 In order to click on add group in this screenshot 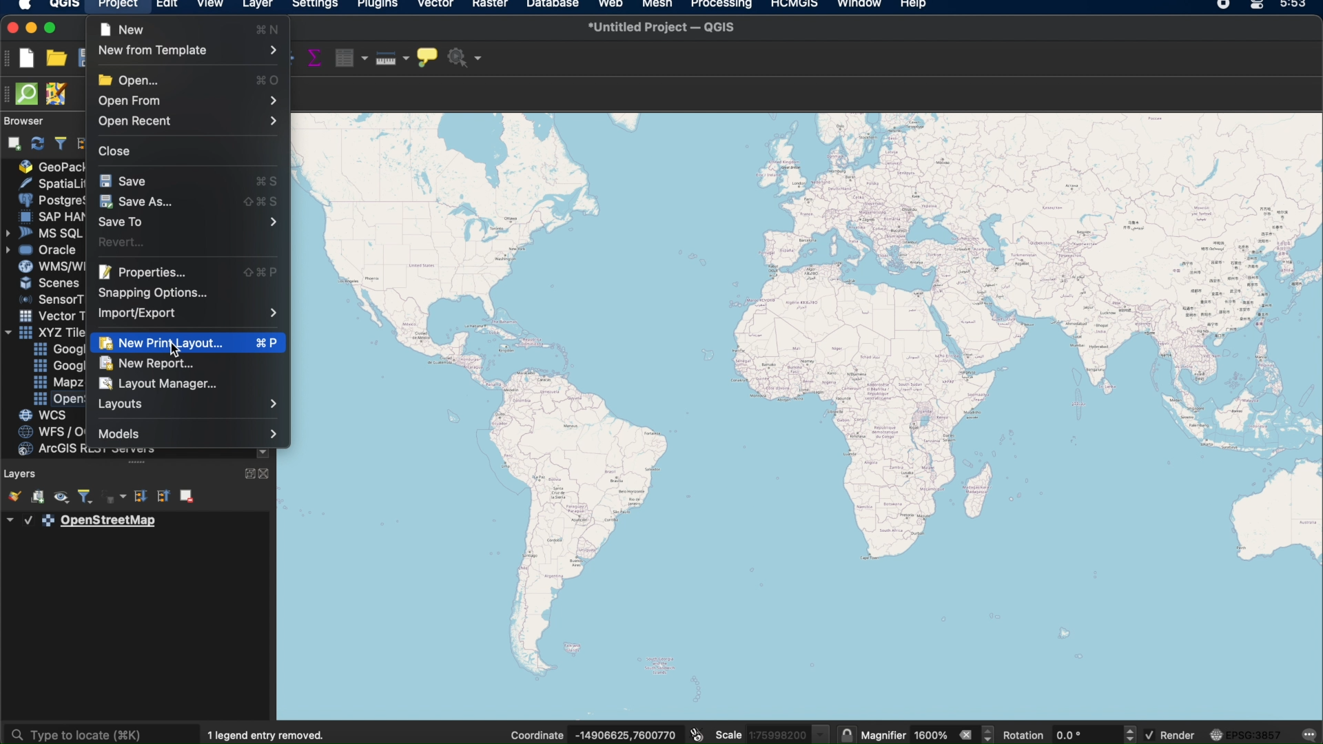, I will do `click(40, 495)`.